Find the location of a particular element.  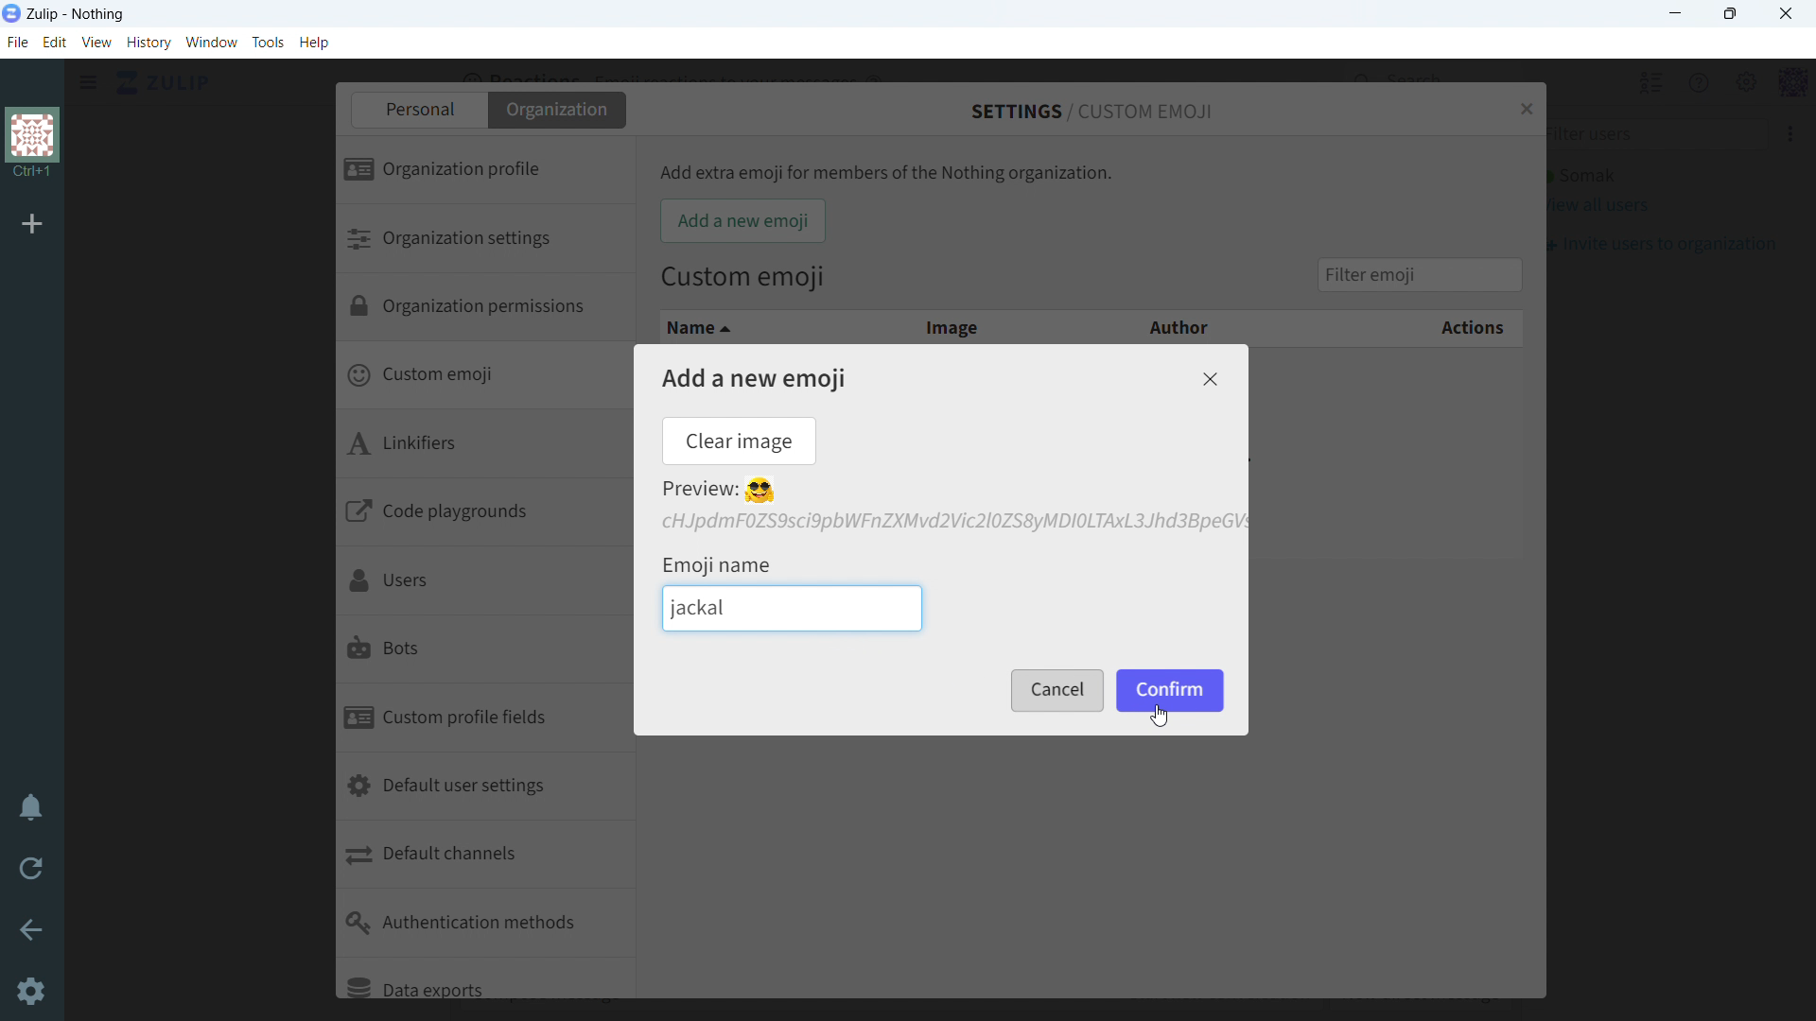

help menu is located at coordinates (1679, 82).